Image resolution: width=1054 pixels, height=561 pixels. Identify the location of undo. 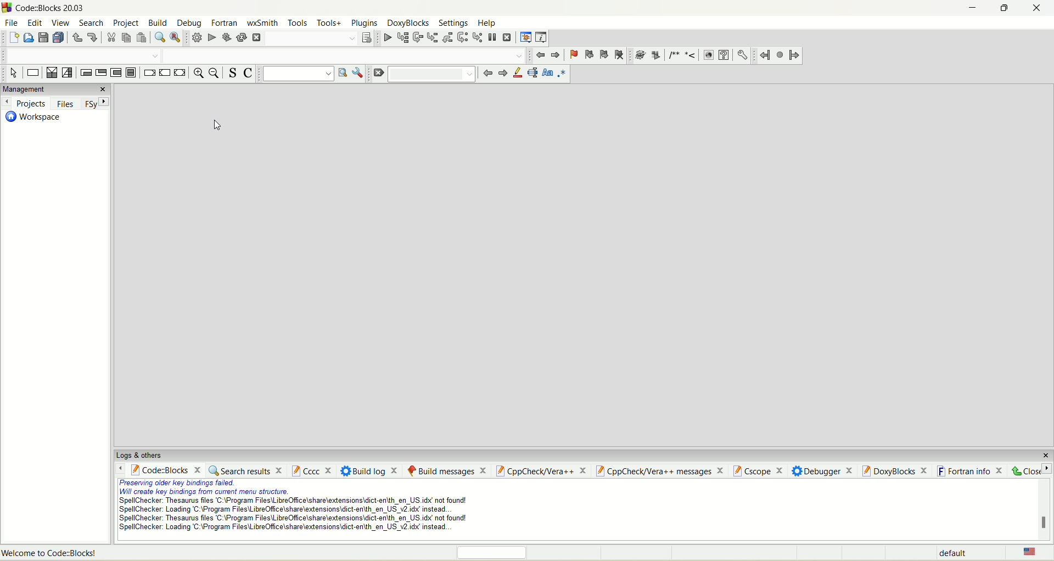
(78, 38).